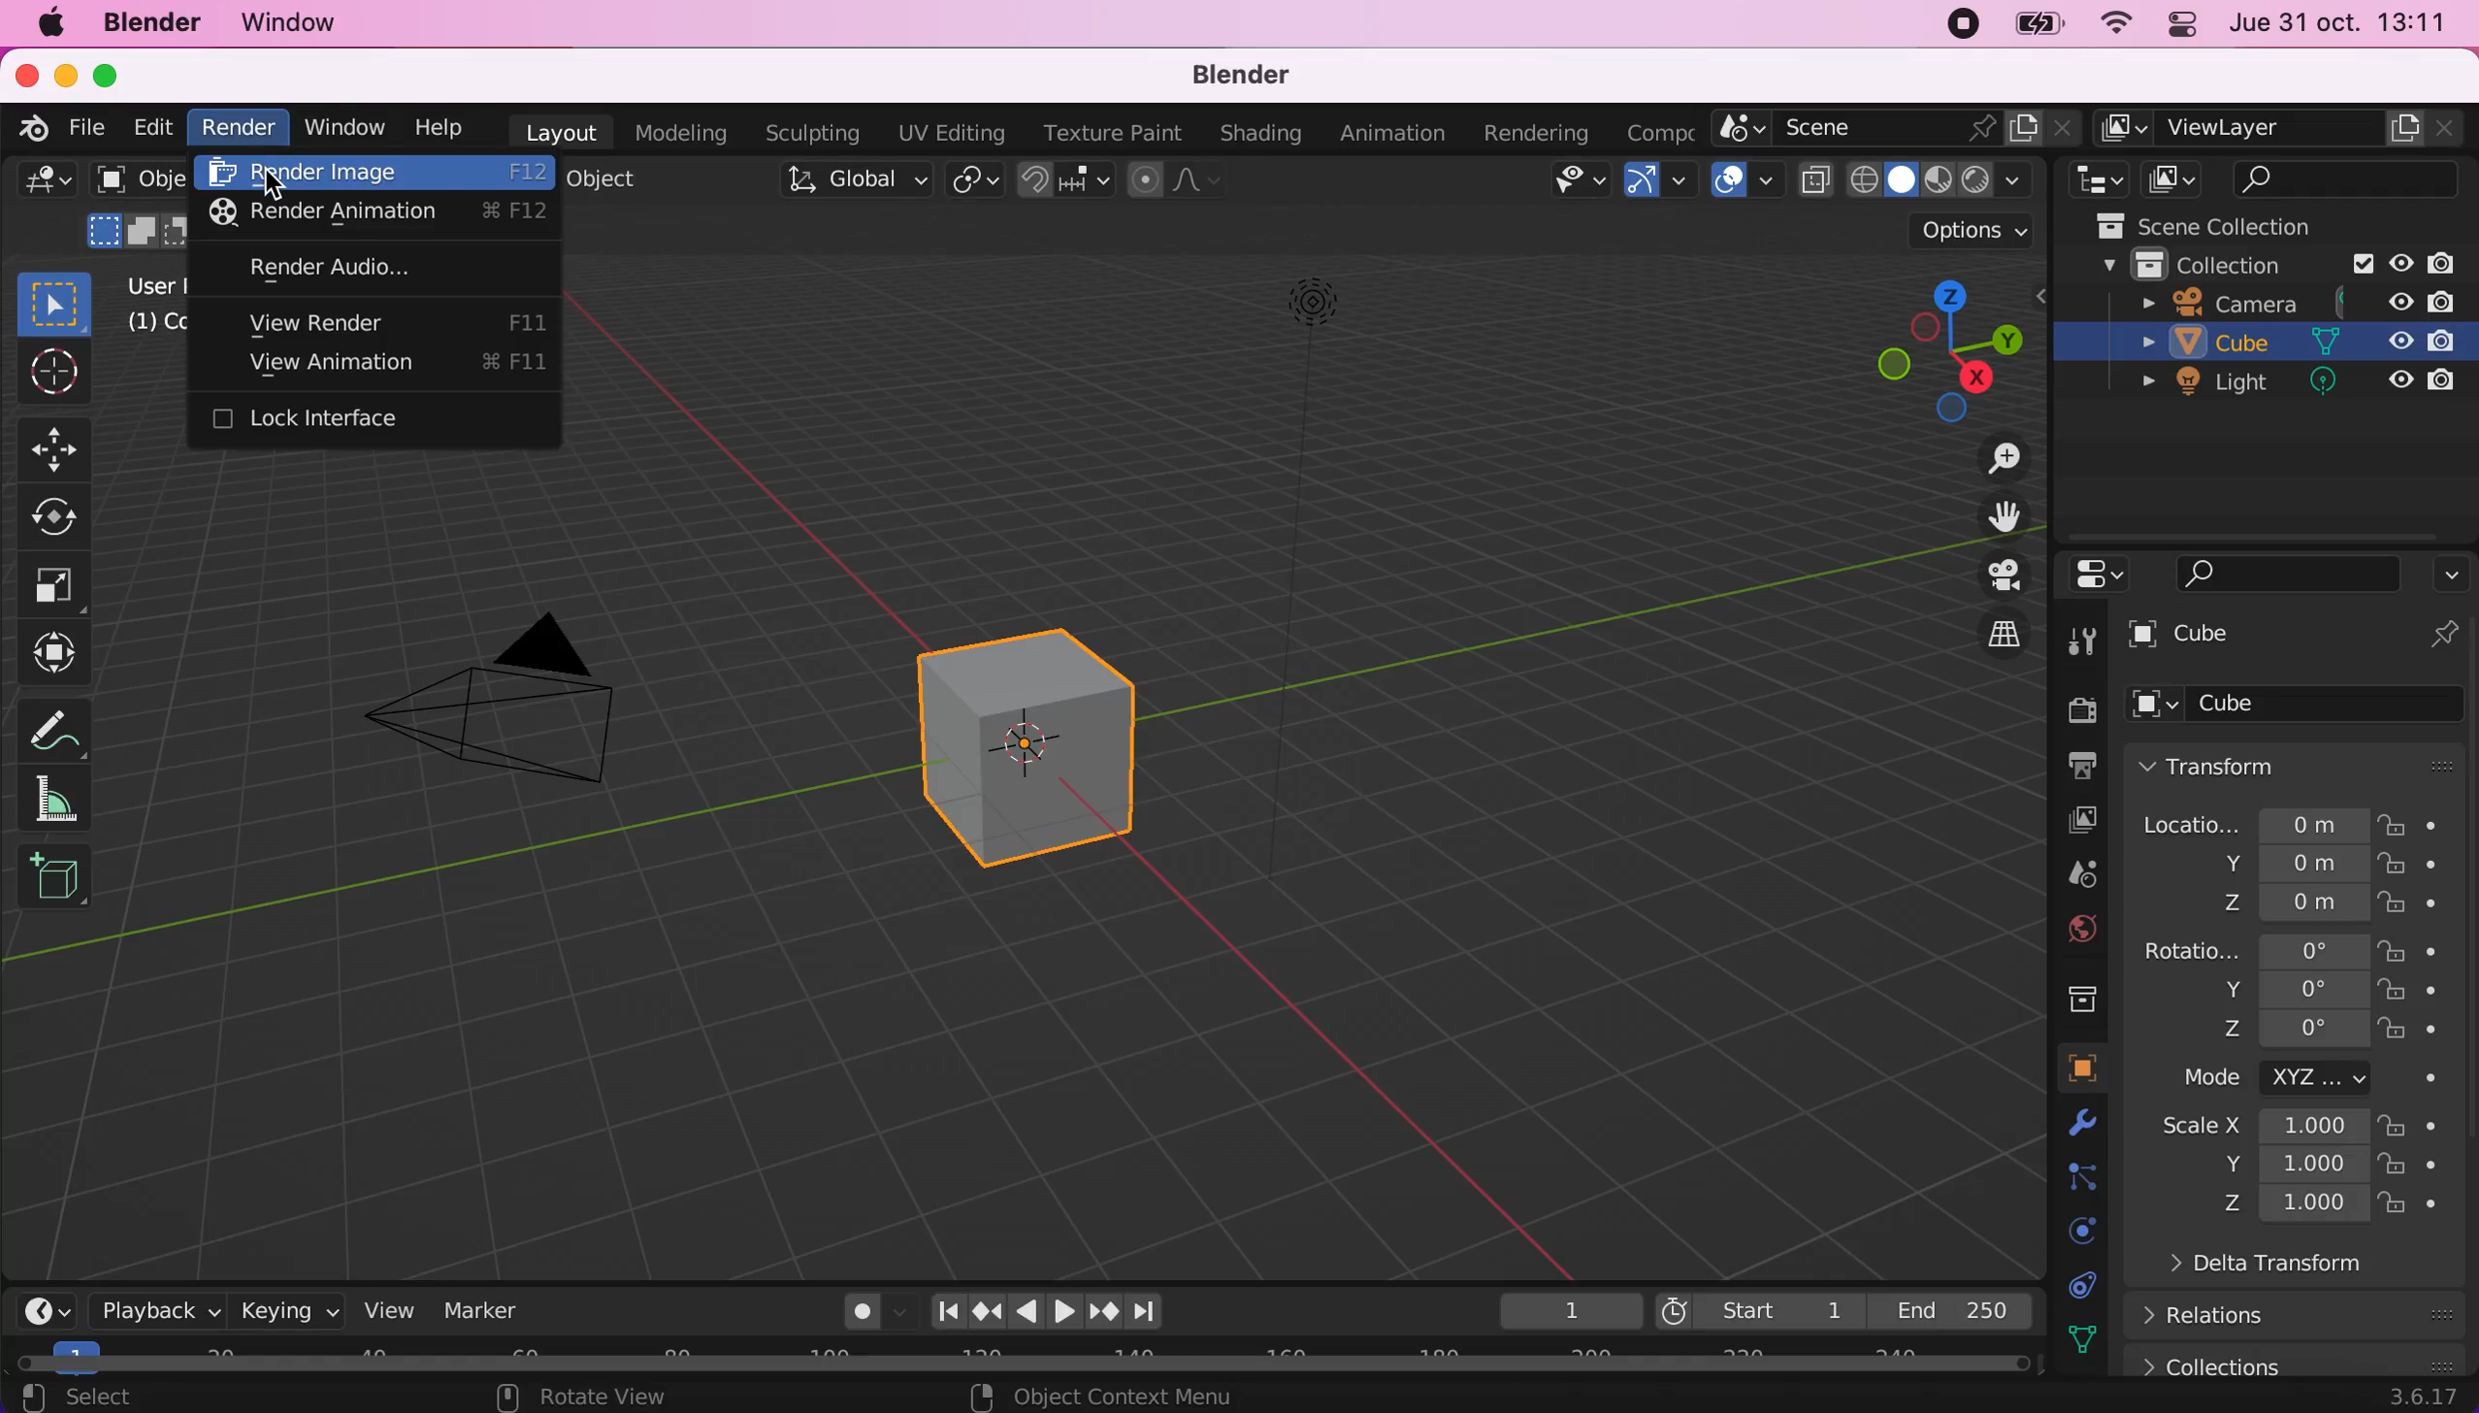 The height and width of the screenshot is (1413, 2479). Describe the element at coordinates (2266, 1167) in the screenshot. I see `scale measures` at that location.